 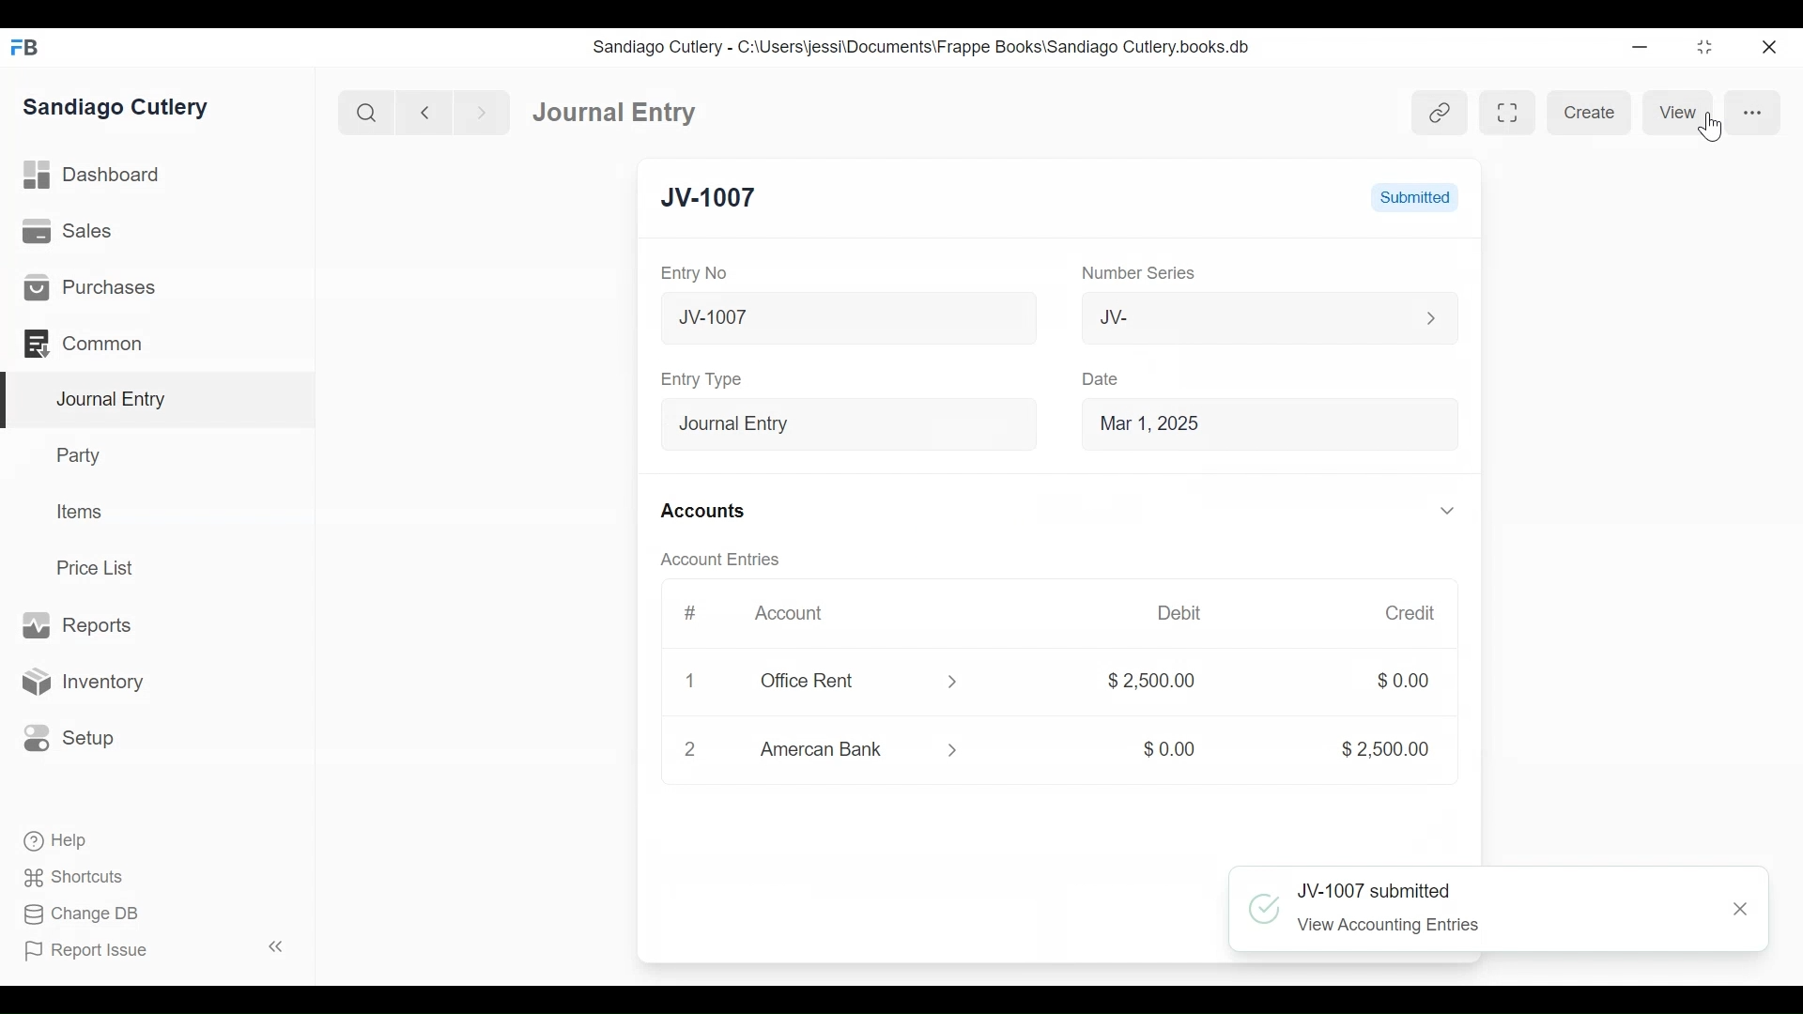 I want to click on JV-1007 submitted, so click(x=1377, y=889).